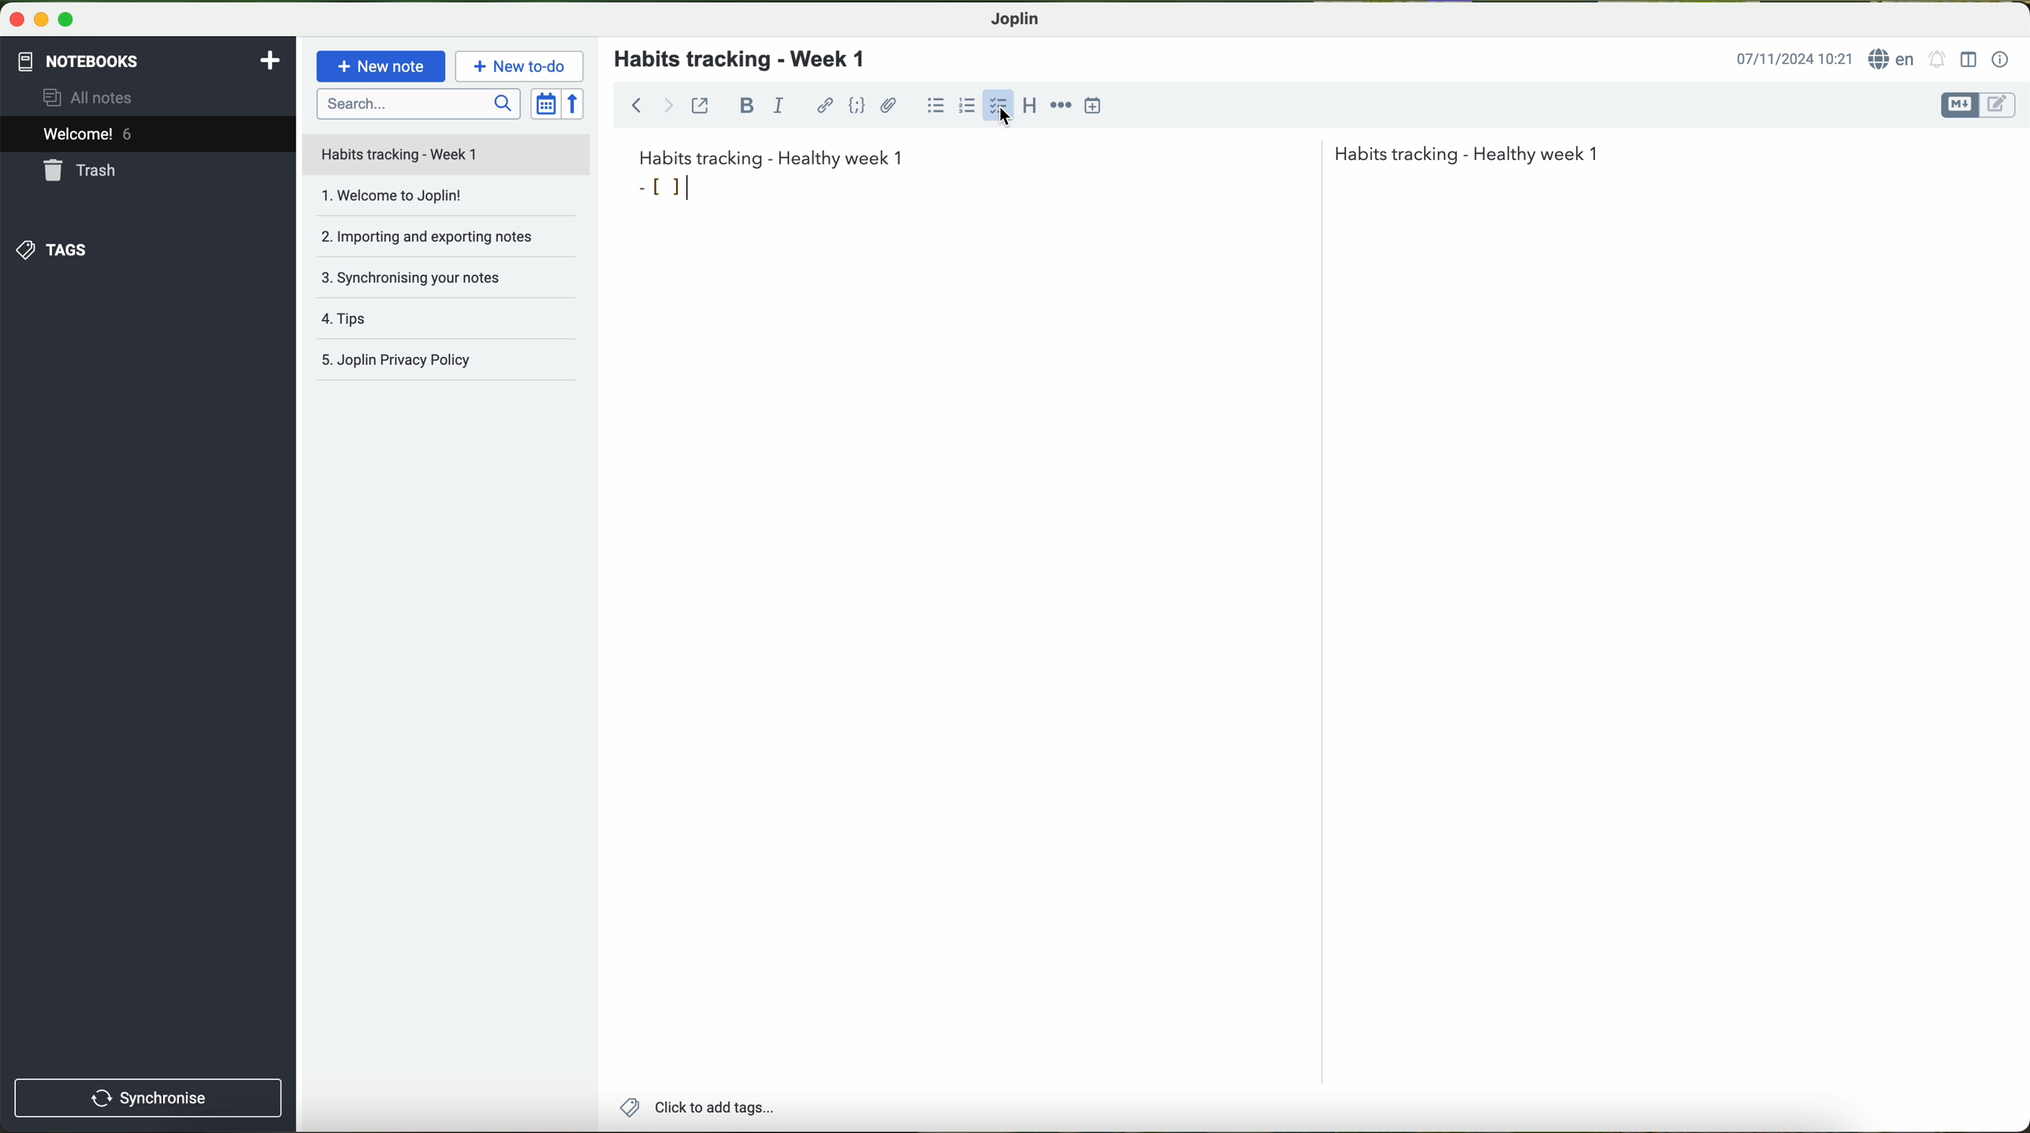  Describe the element at coordinates (747, 106) in the screenshot. I see `bold` at that location.